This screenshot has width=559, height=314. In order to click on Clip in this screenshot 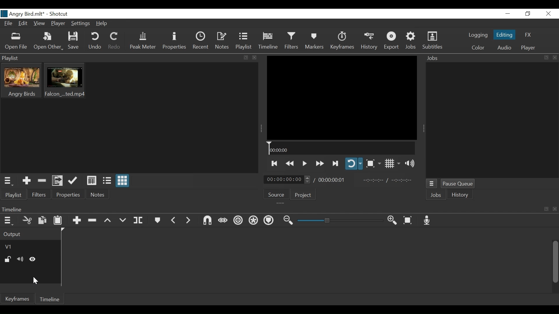, I will do `click(65, 81)`.